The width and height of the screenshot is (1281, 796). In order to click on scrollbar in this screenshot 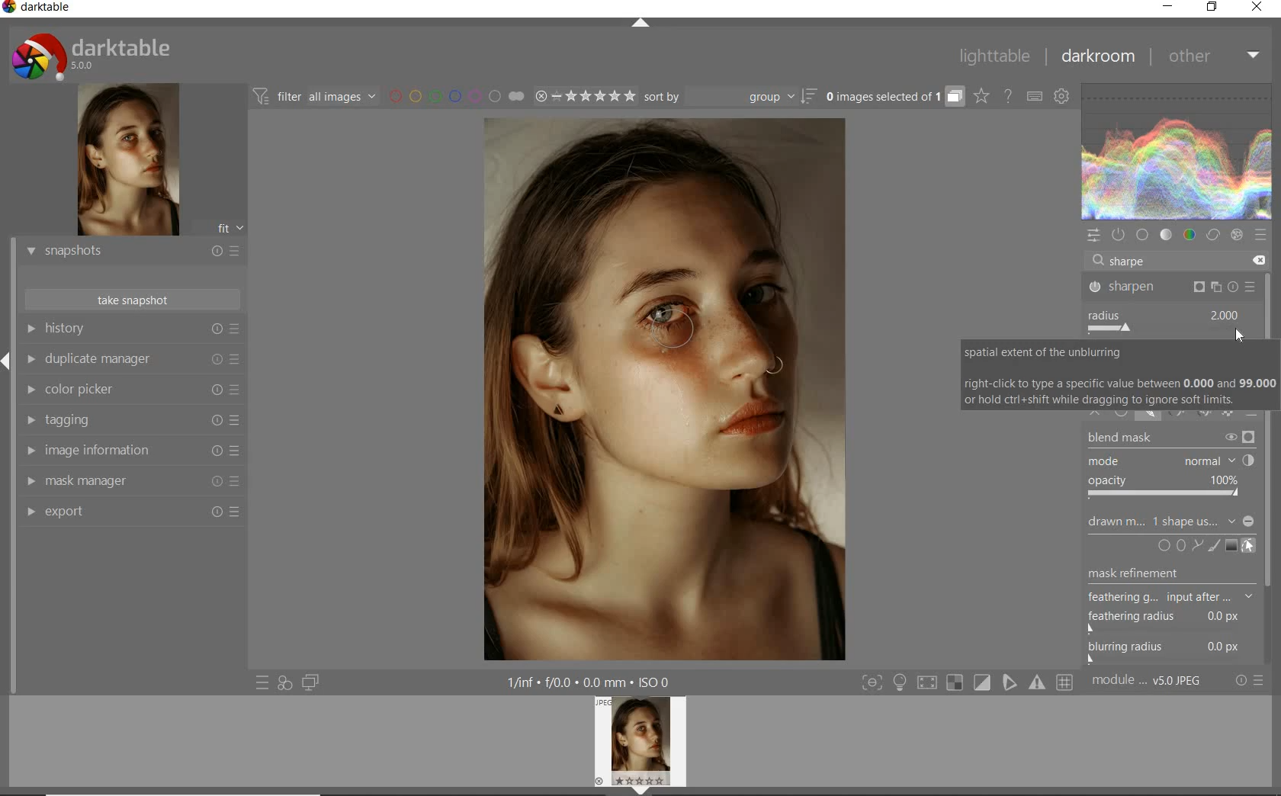, I will do `click(1272, 467)`.